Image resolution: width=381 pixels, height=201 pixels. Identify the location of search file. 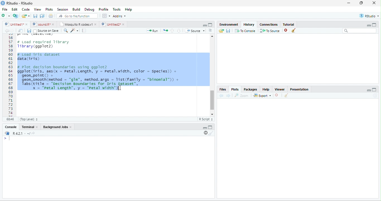
(78, 16).